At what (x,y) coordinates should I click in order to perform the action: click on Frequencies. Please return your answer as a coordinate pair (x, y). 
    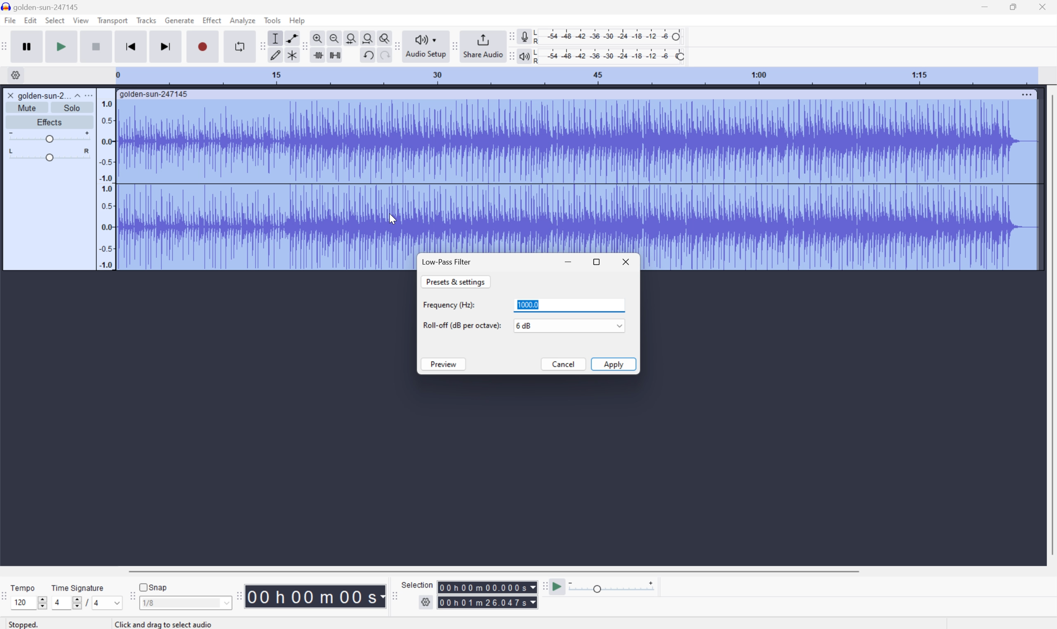
    Looking at the image, I should click on (106, 184).